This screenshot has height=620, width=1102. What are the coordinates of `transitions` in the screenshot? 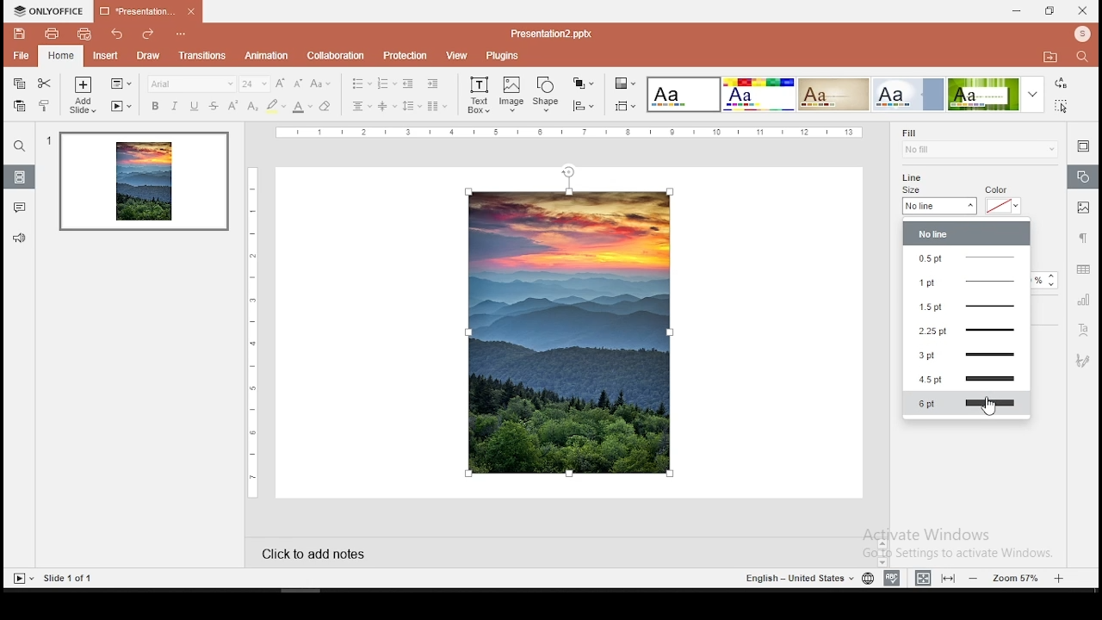 It's located at (202, 57).